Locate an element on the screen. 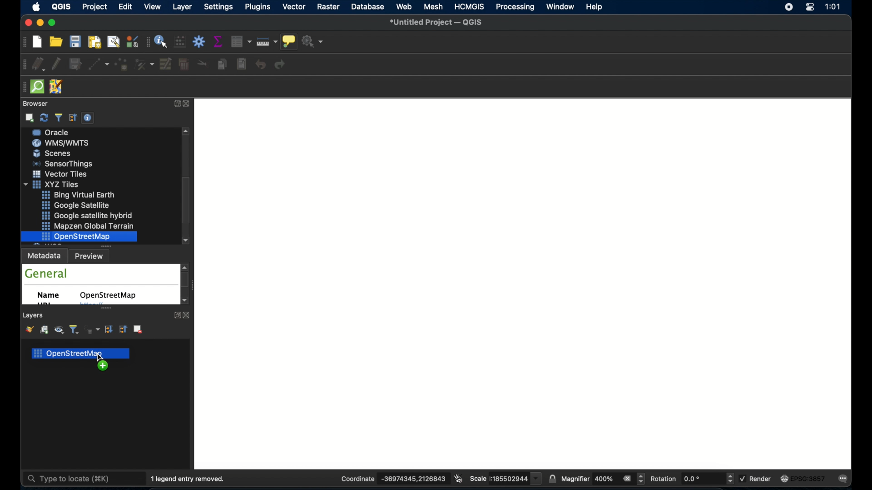 The height and width of the screenshot is (490, 872). drag cursor is located at coordinates (102, 362).